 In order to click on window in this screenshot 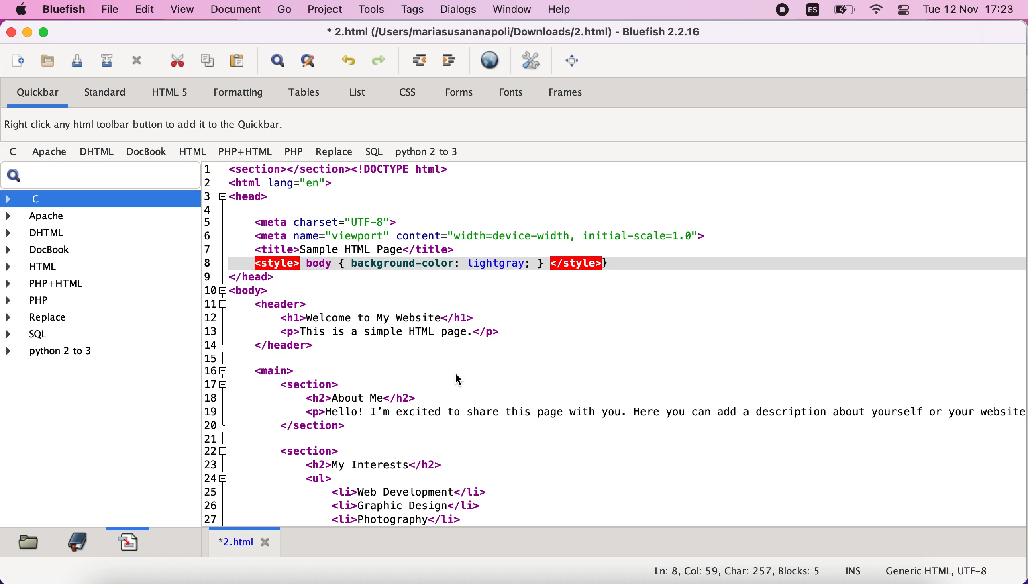, I will do `click(514, 11)`.